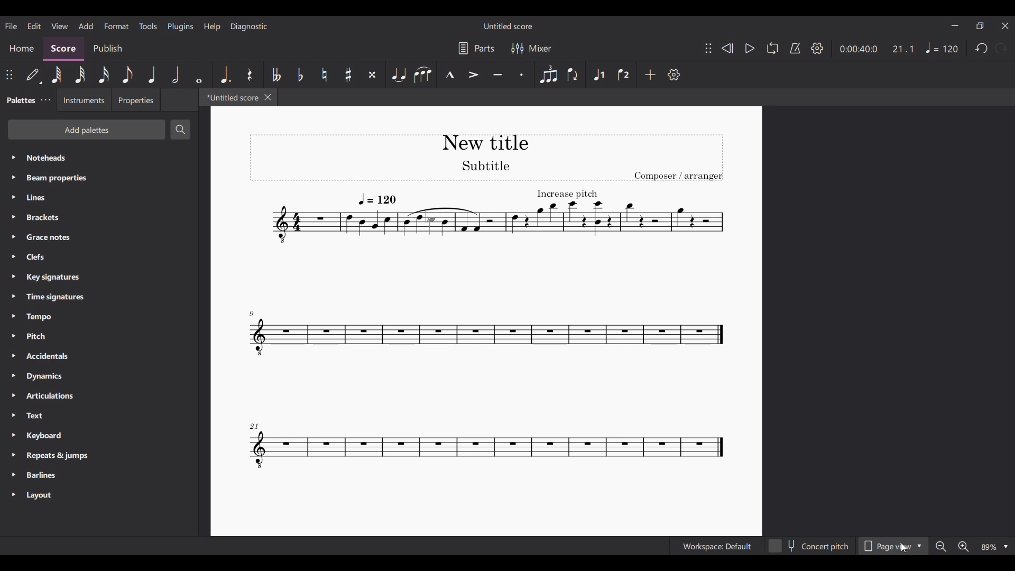  Describe the element at coordinates (708, 48) in the screenshot. I see `Change position` at that location.